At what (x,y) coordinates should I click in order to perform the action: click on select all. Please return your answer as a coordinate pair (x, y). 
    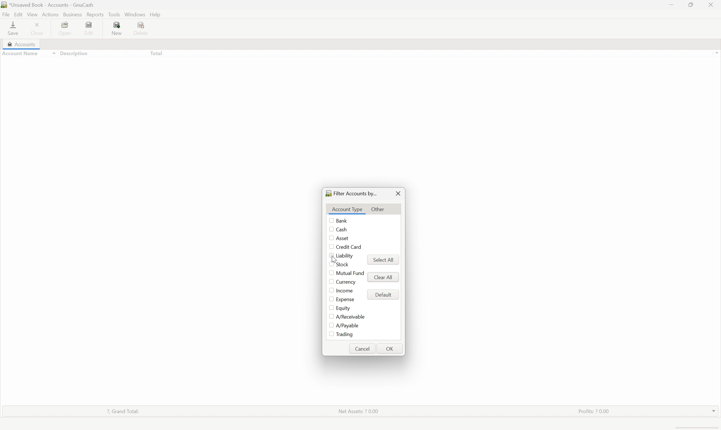
    Looking at the image, I should click on (384, 259).